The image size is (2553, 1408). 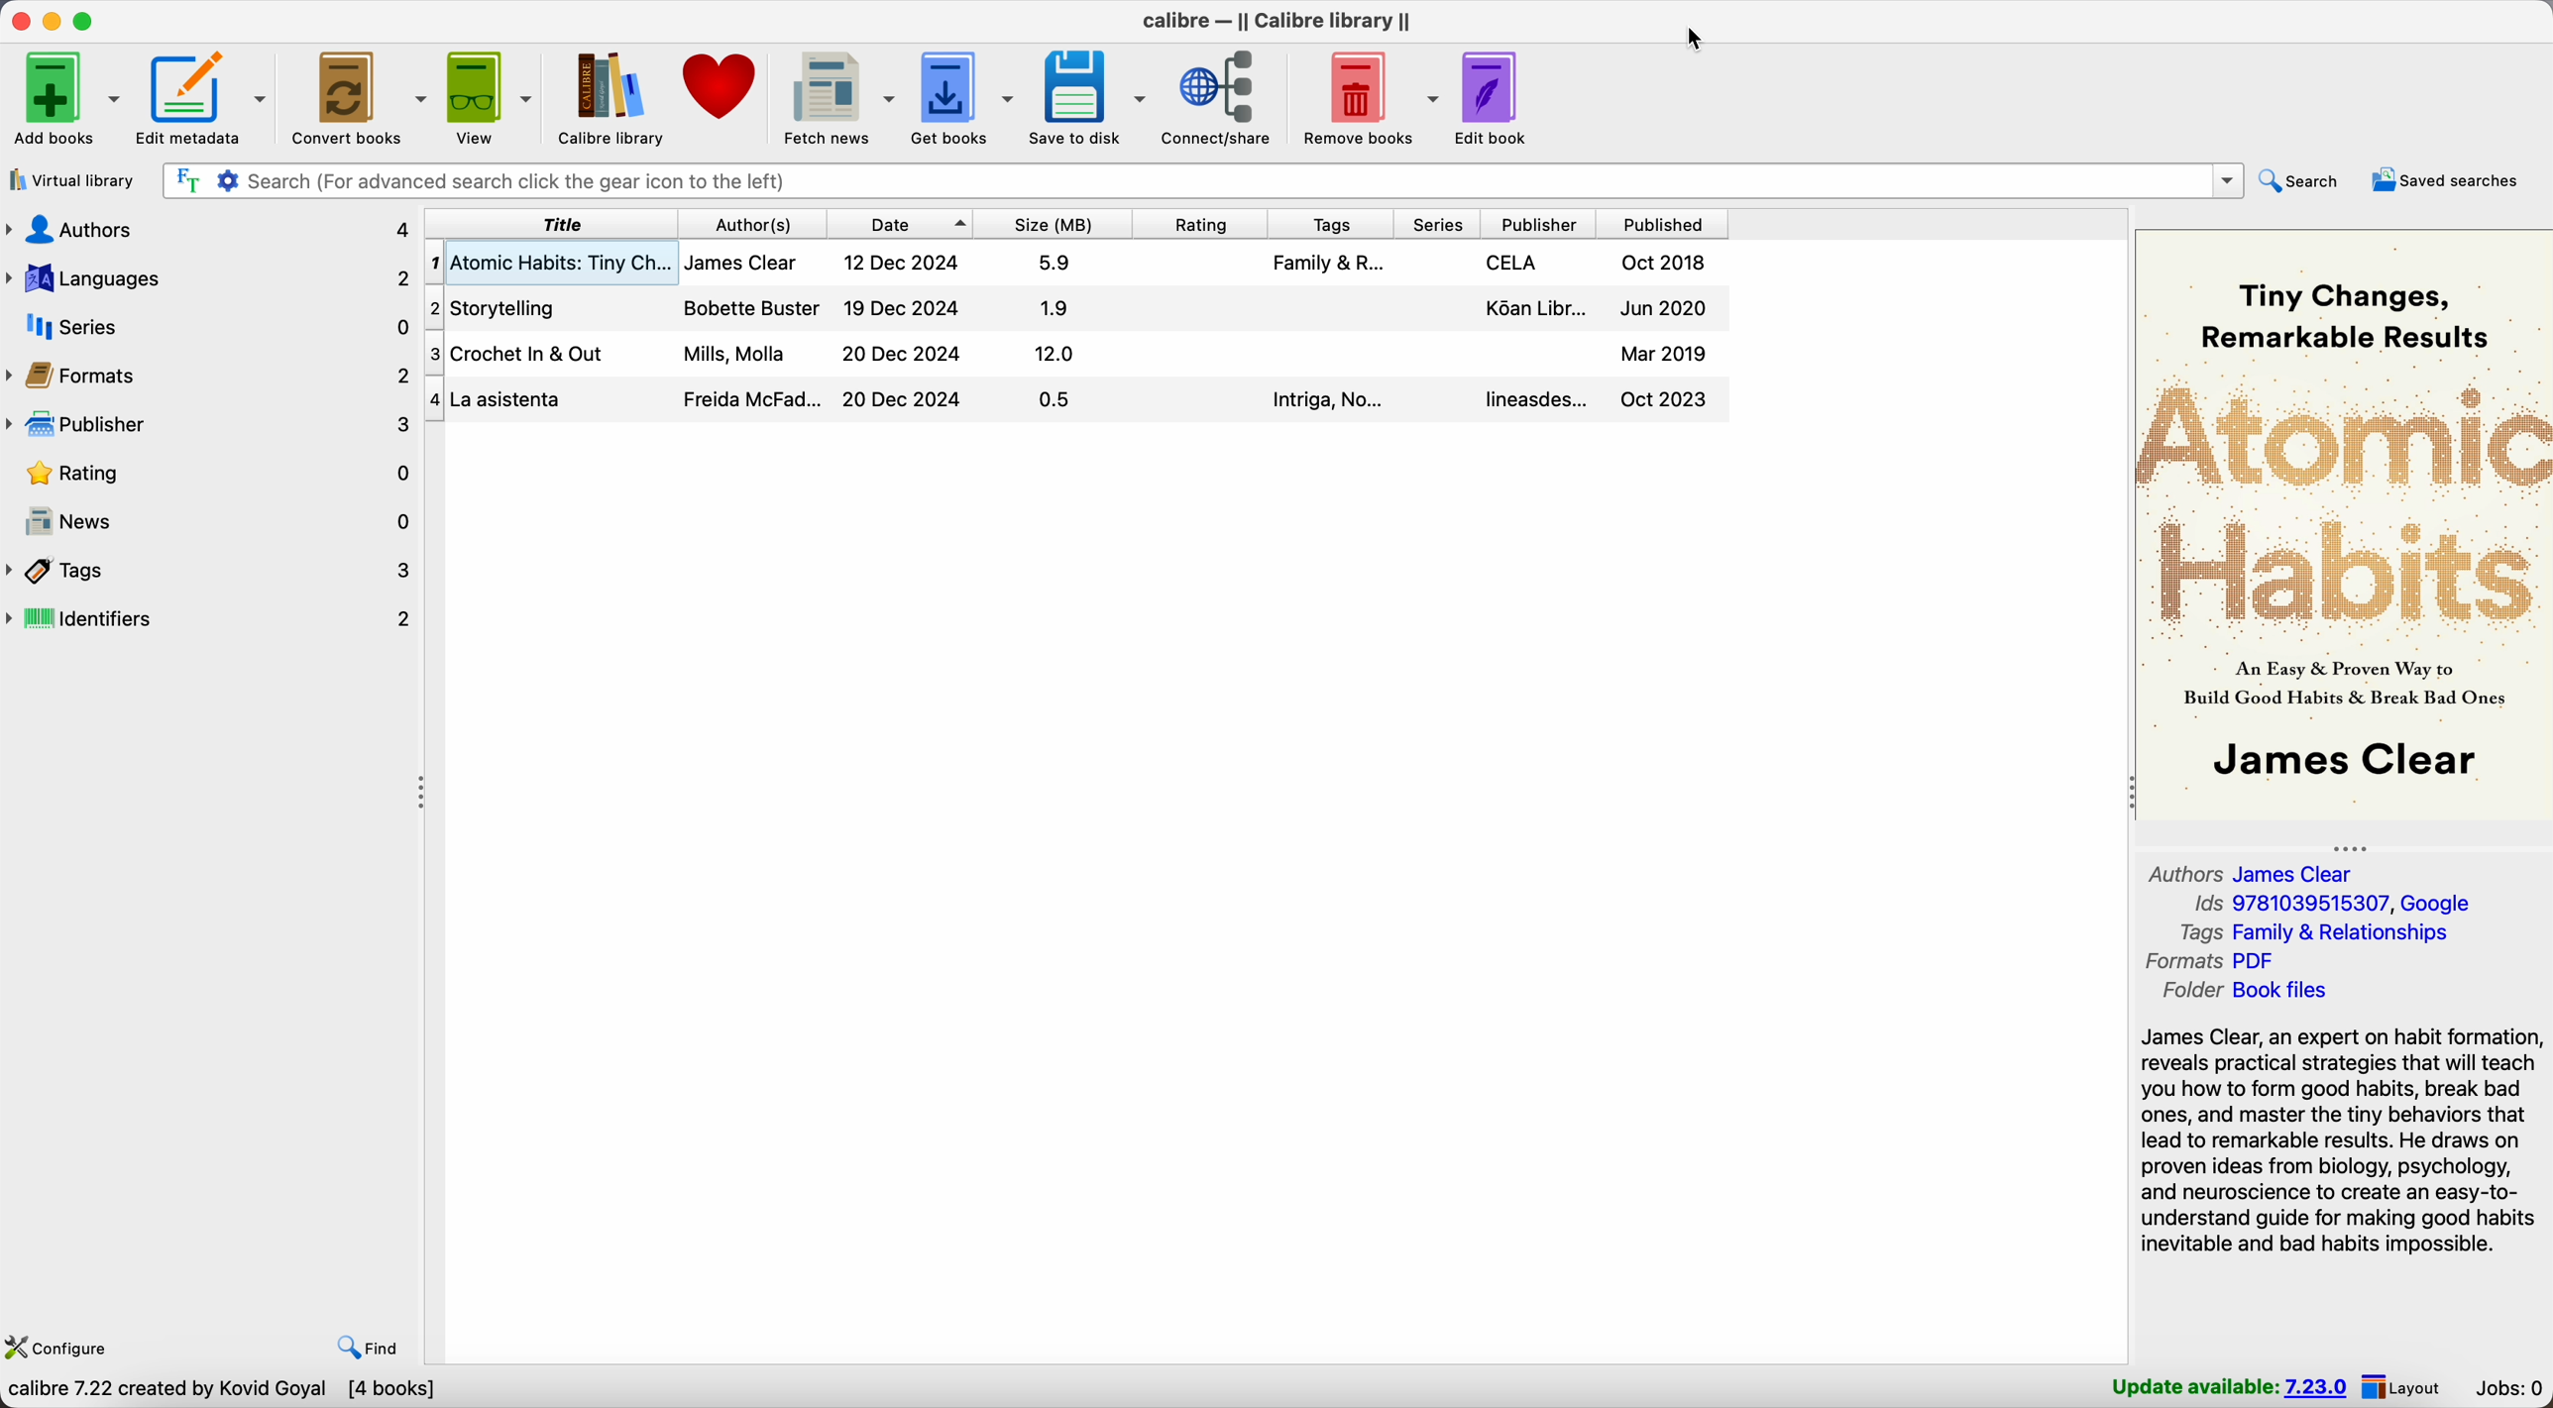 What do you see at coordinates (367, 1348) in the screenshot?
I see `find` at bounding box center [367, 1348].